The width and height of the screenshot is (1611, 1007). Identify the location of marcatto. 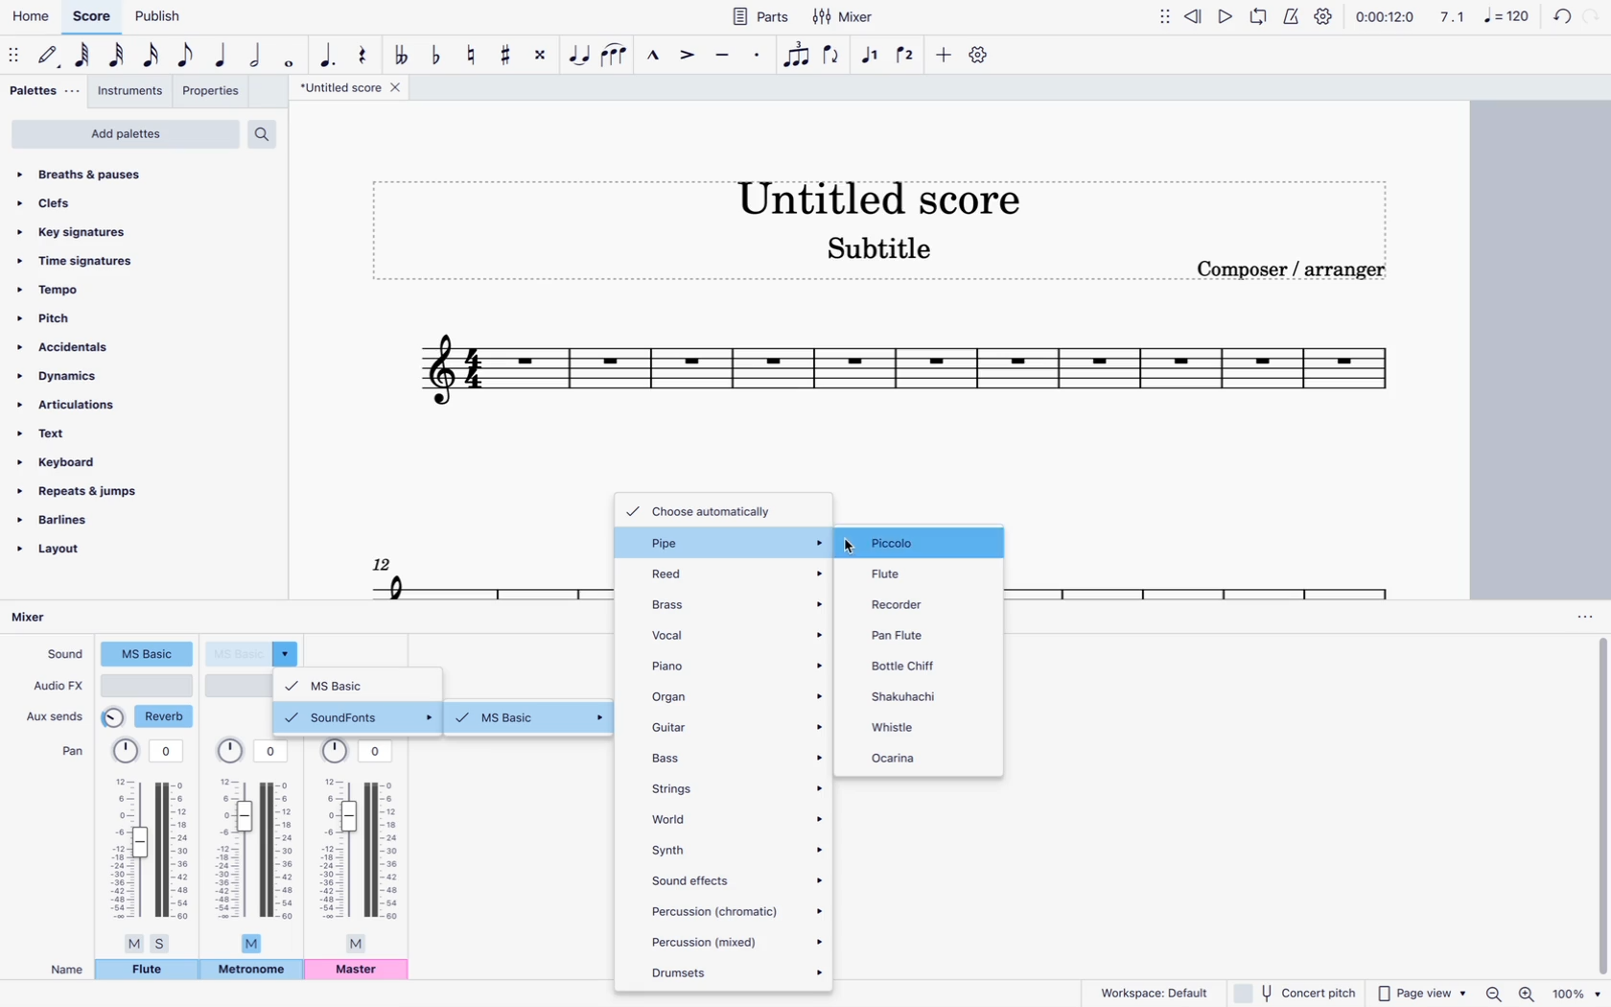
(653, 57).